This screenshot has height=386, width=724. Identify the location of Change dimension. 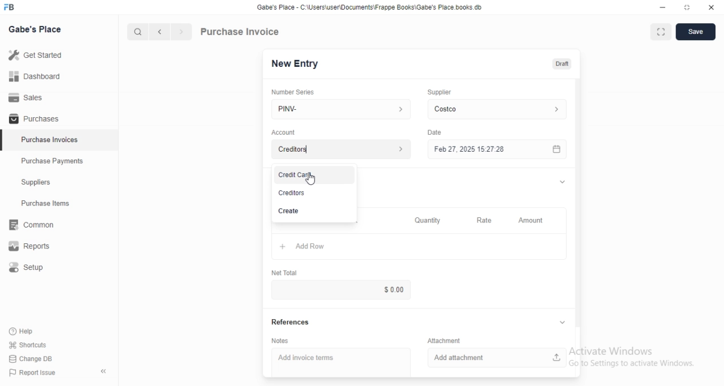
(687, 7).